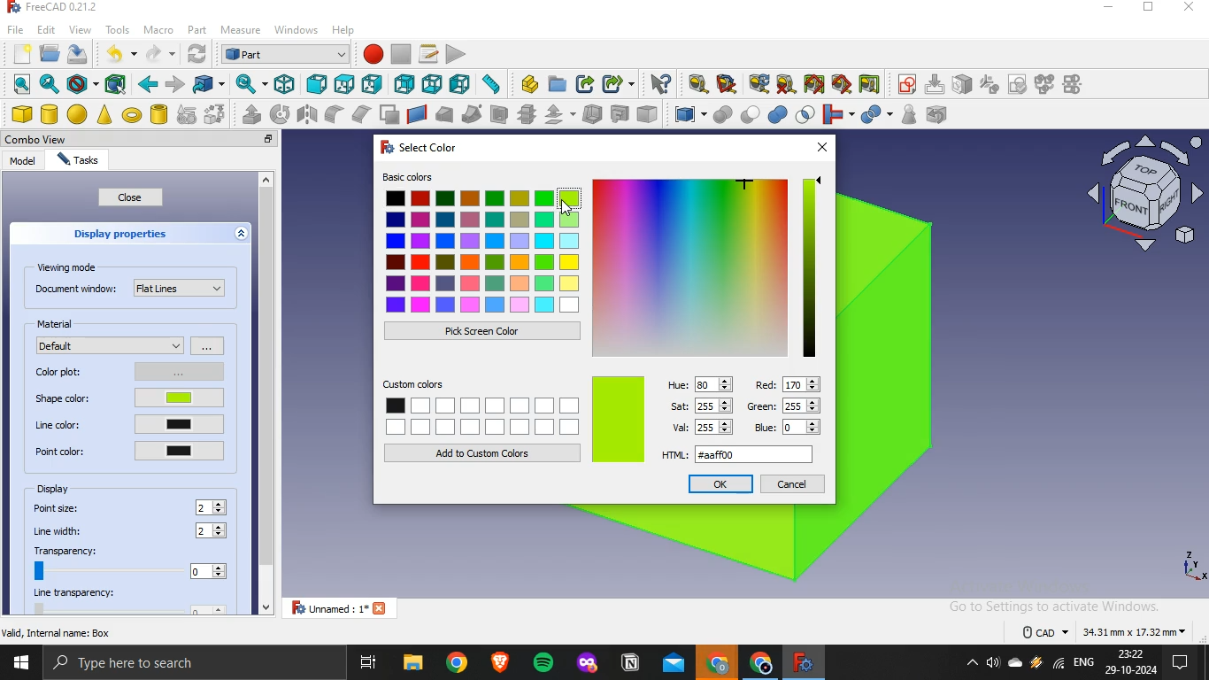 This screenshot has width=1209, height=680. I want to click on default, so click(111, 344).